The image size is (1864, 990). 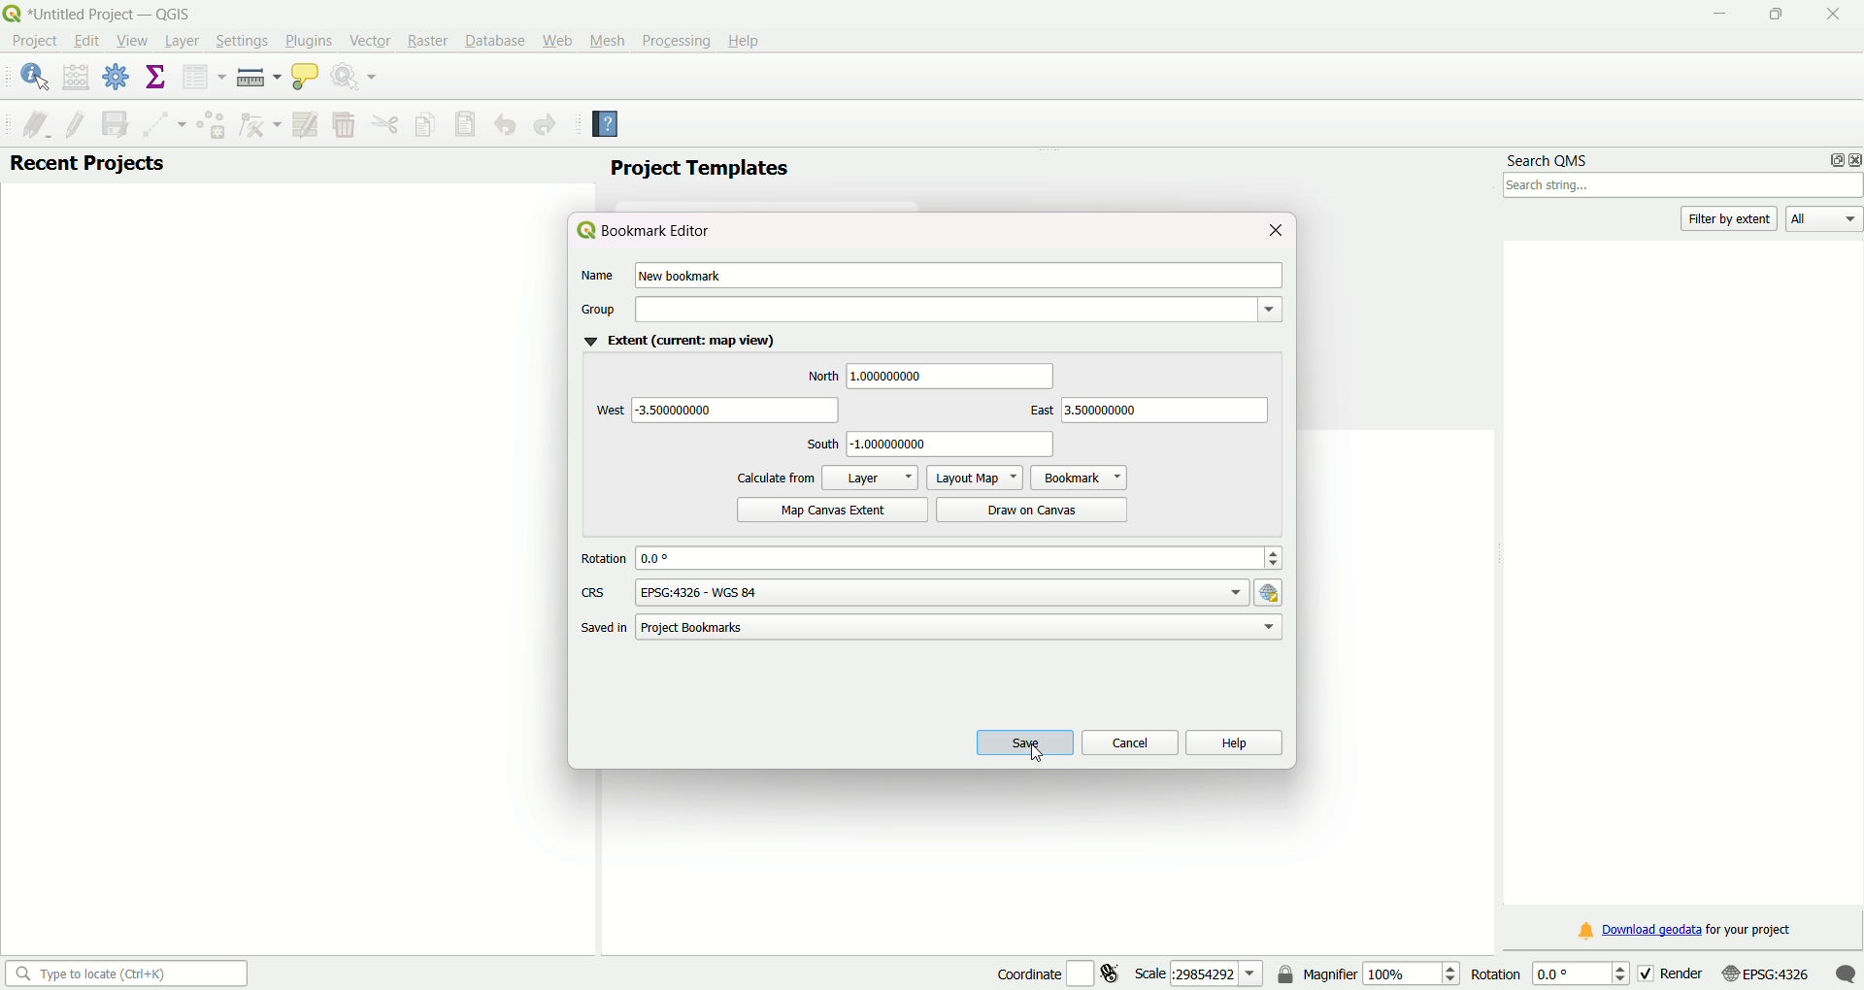 What do you see at coordinates (77, 77) in the screenshot?
I see `open field calculator` at bounding box center [77, 77].